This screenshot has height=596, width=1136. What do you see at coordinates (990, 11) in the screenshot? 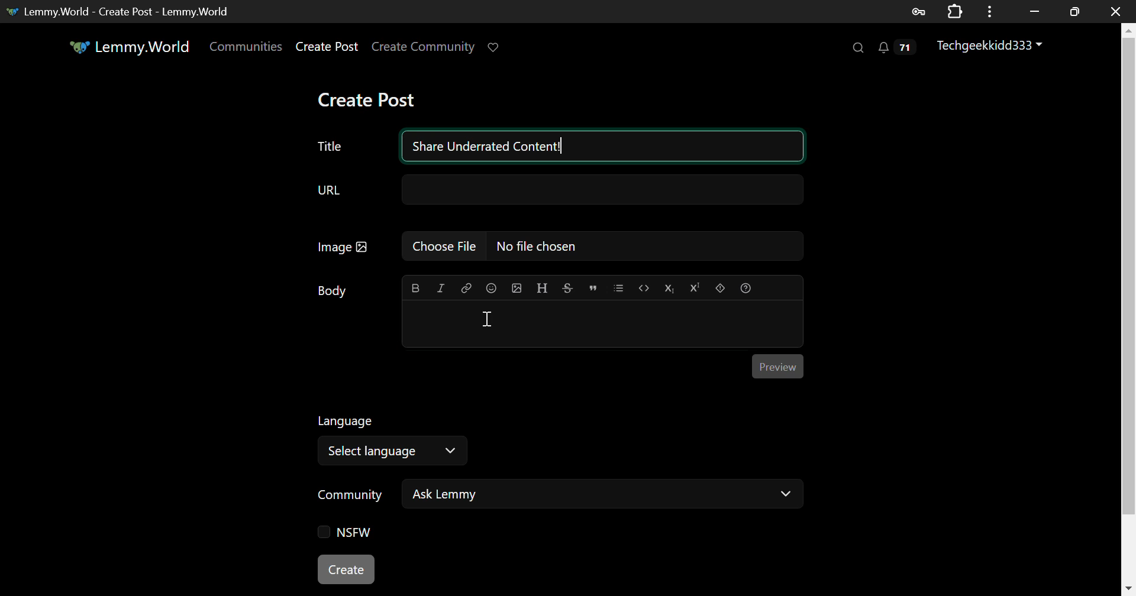
I see `Menu` at bounding box center [990, 11].